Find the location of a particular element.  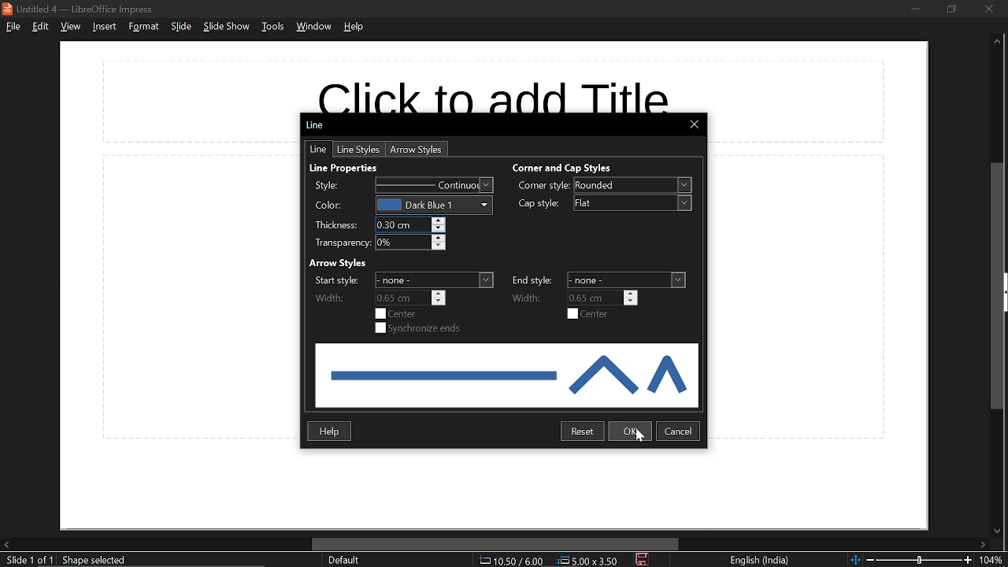

line is located at coordinates (315, 149).